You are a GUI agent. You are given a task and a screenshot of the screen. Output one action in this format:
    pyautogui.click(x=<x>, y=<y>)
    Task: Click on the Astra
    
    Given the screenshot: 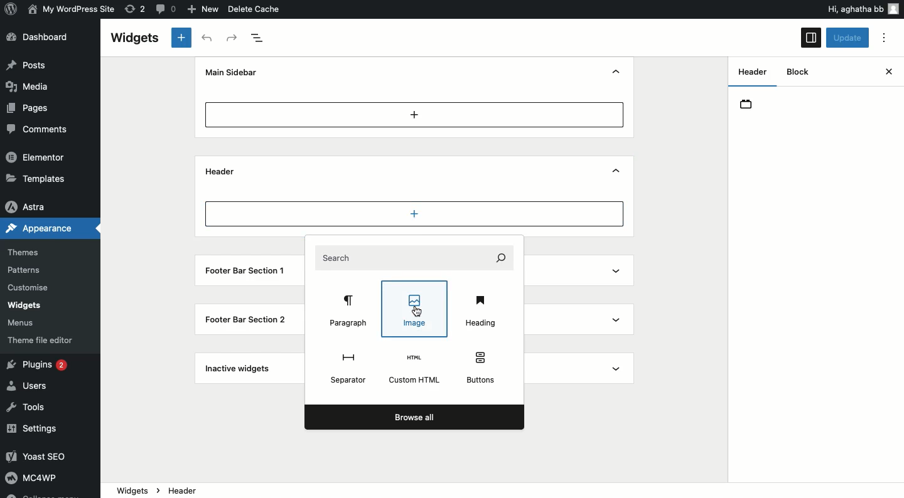 What is the action you would take?
    pyautogui.click(x=28, y=208)
    